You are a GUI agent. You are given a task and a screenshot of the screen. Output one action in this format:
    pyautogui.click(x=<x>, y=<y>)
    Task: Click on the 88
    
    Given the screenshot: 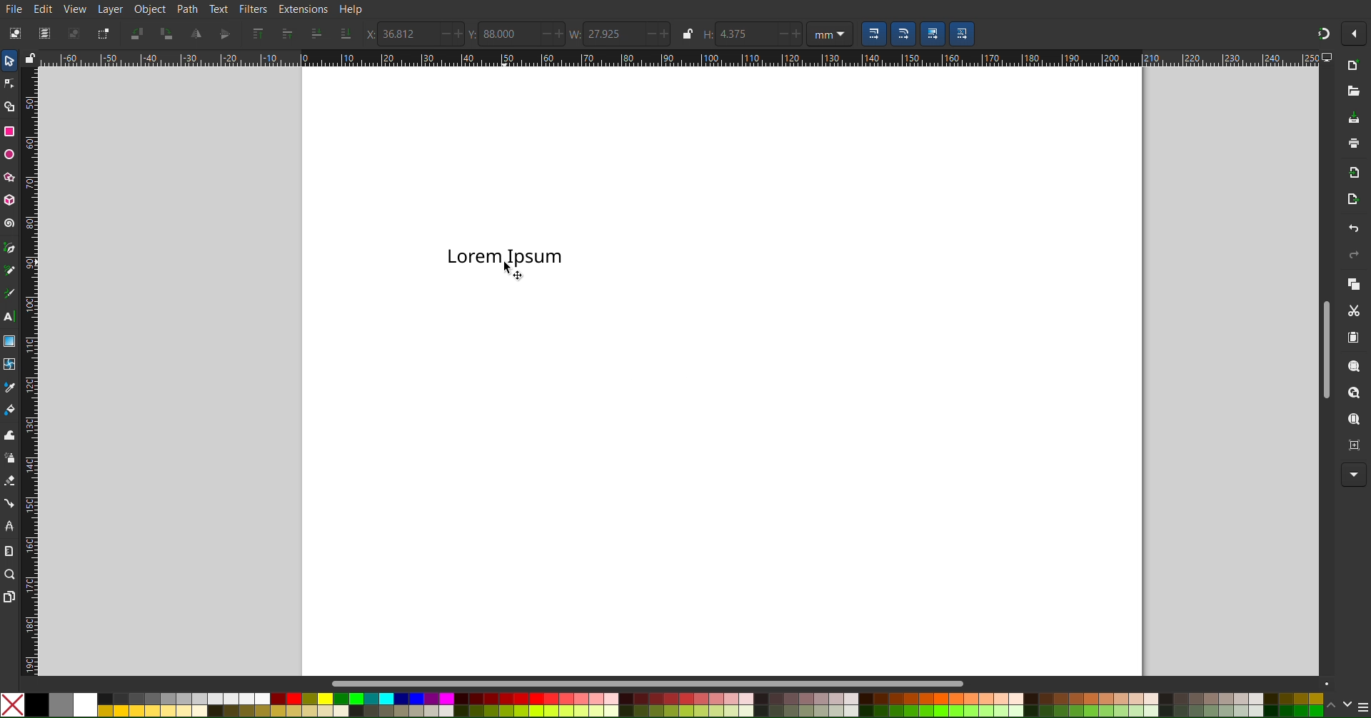 What is the action you would take?
    pyautogui.click(x=508, y=34)
    